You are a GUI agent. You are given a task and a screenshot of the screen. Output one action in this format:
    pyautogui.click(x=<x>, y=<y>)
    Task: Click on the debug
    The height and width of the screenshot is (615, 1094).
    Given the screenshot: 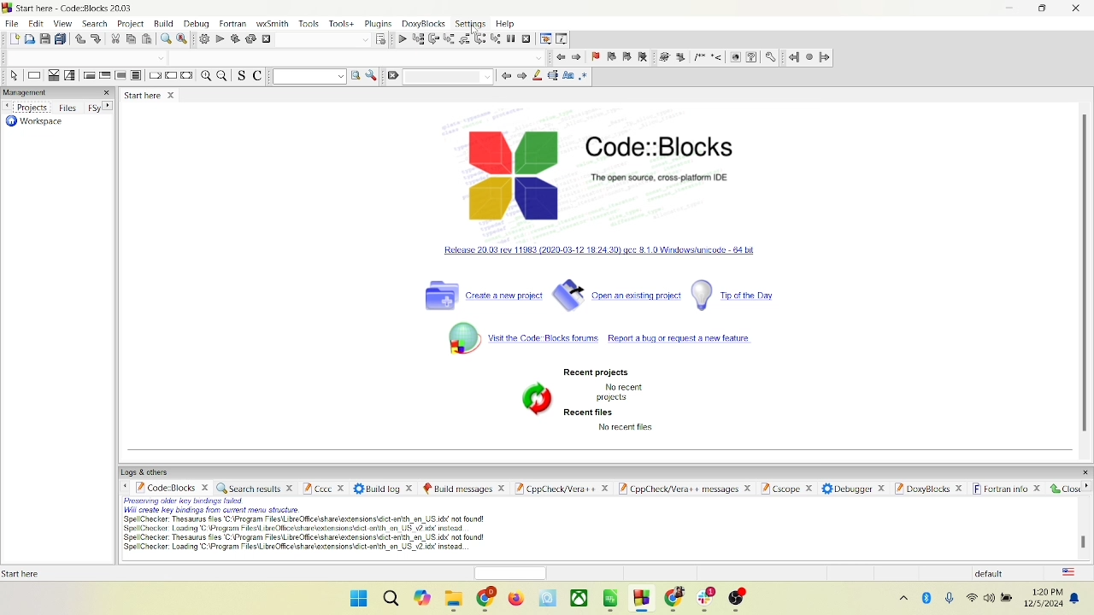 What is the action you would take?
    pyautogui.click(x=199, y=26)
    